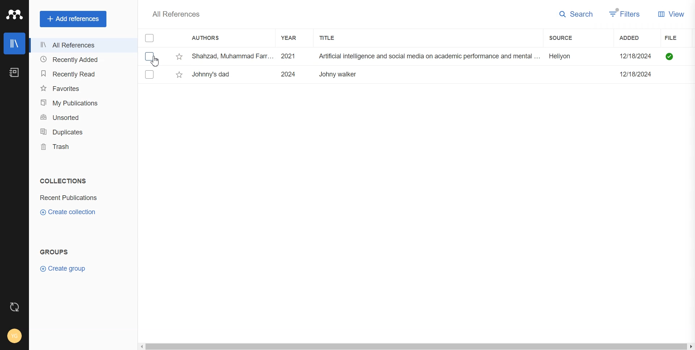 Image resolution: width=695 pixels, height=350 pixels. What do you see at coordinates (54, 252) in the screenshot?
I see `Text 2` at bounding box center [54, 252].